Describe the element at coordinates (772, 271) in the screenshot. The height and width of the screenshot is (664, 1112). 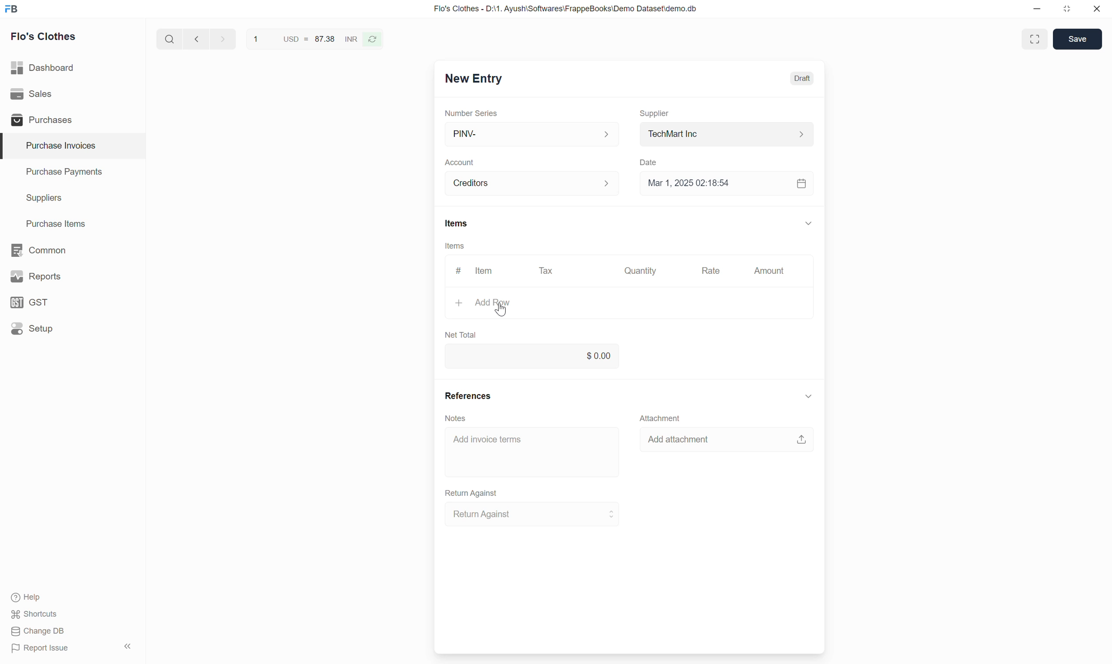
I see `Amount` at that location.